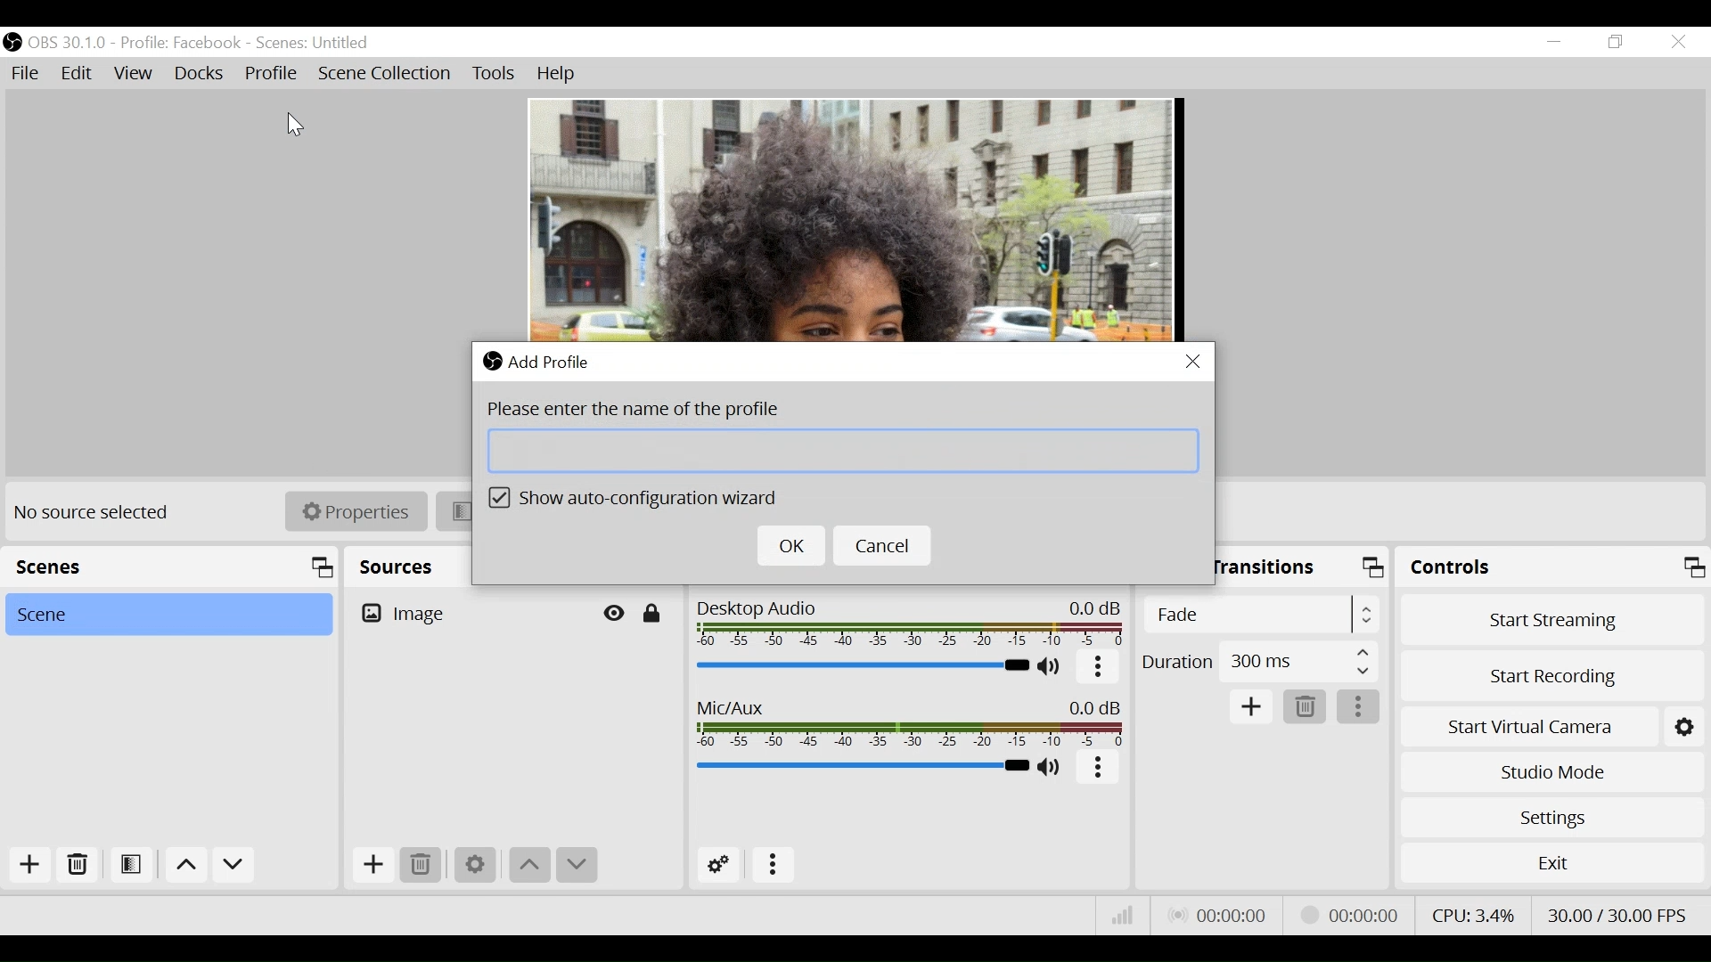 This screenshot has width=1711, height=962. What do you see at coordinates (25, 867) in the screenshot?
I see `Add` at bounding box center [25, 867].